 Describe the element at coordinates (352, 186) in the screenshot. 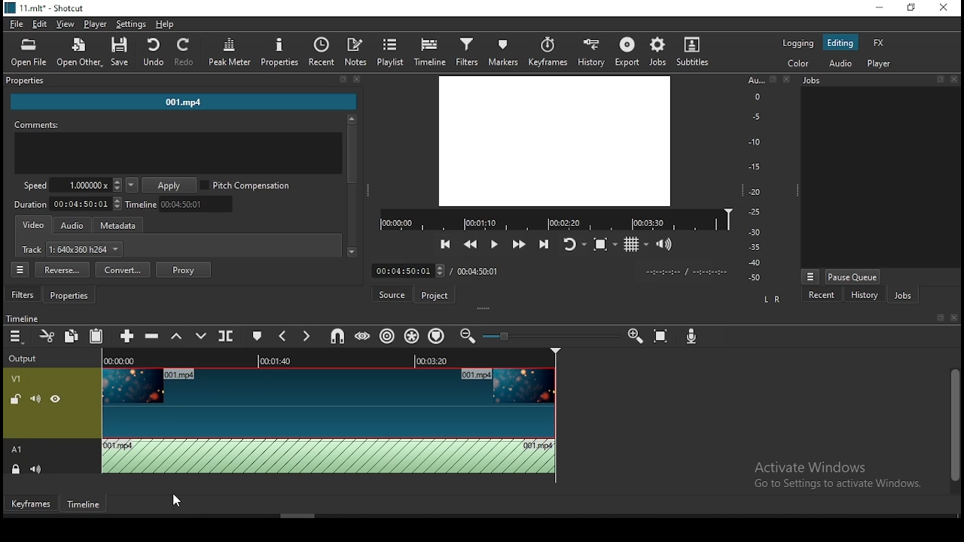

I see `scrollbar` at that location.